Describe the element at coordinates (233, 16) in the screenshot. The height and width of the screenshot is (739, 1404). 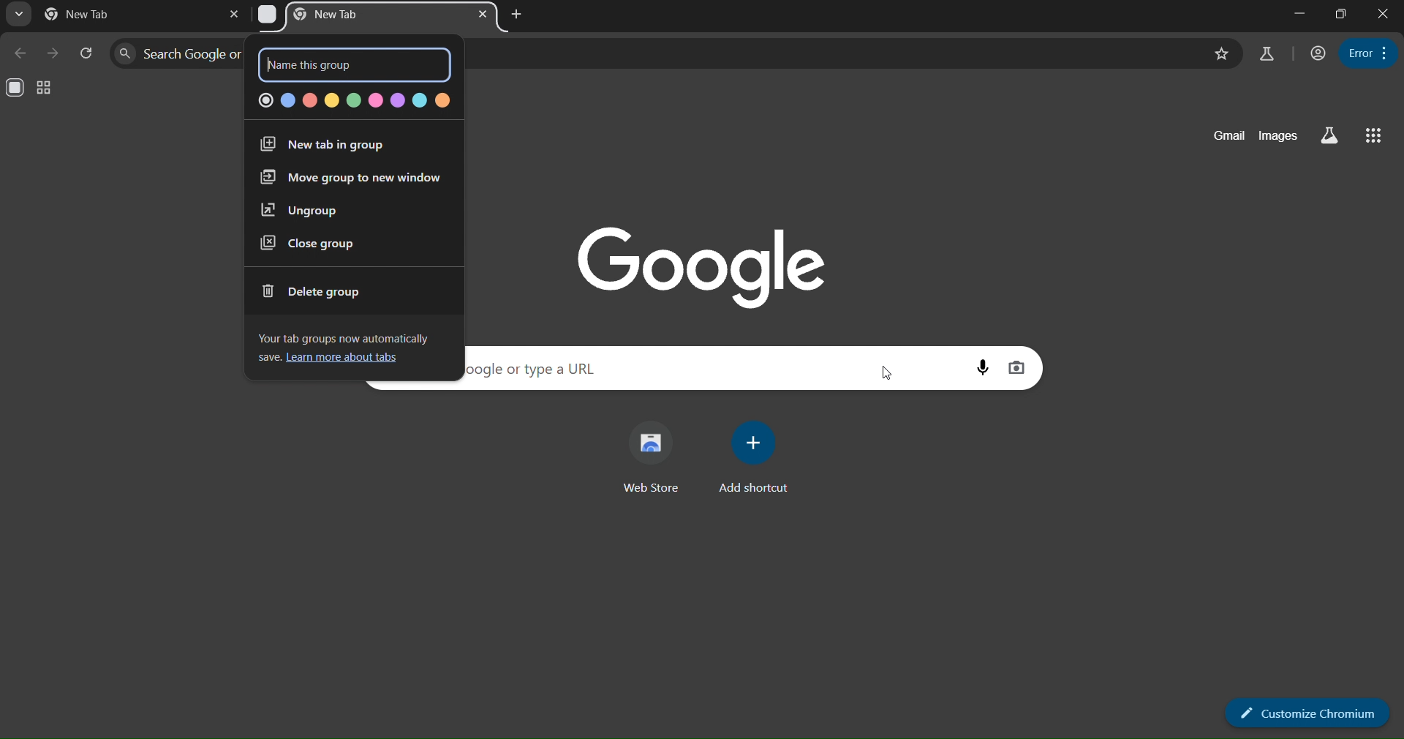
I see `close tab` at that location.